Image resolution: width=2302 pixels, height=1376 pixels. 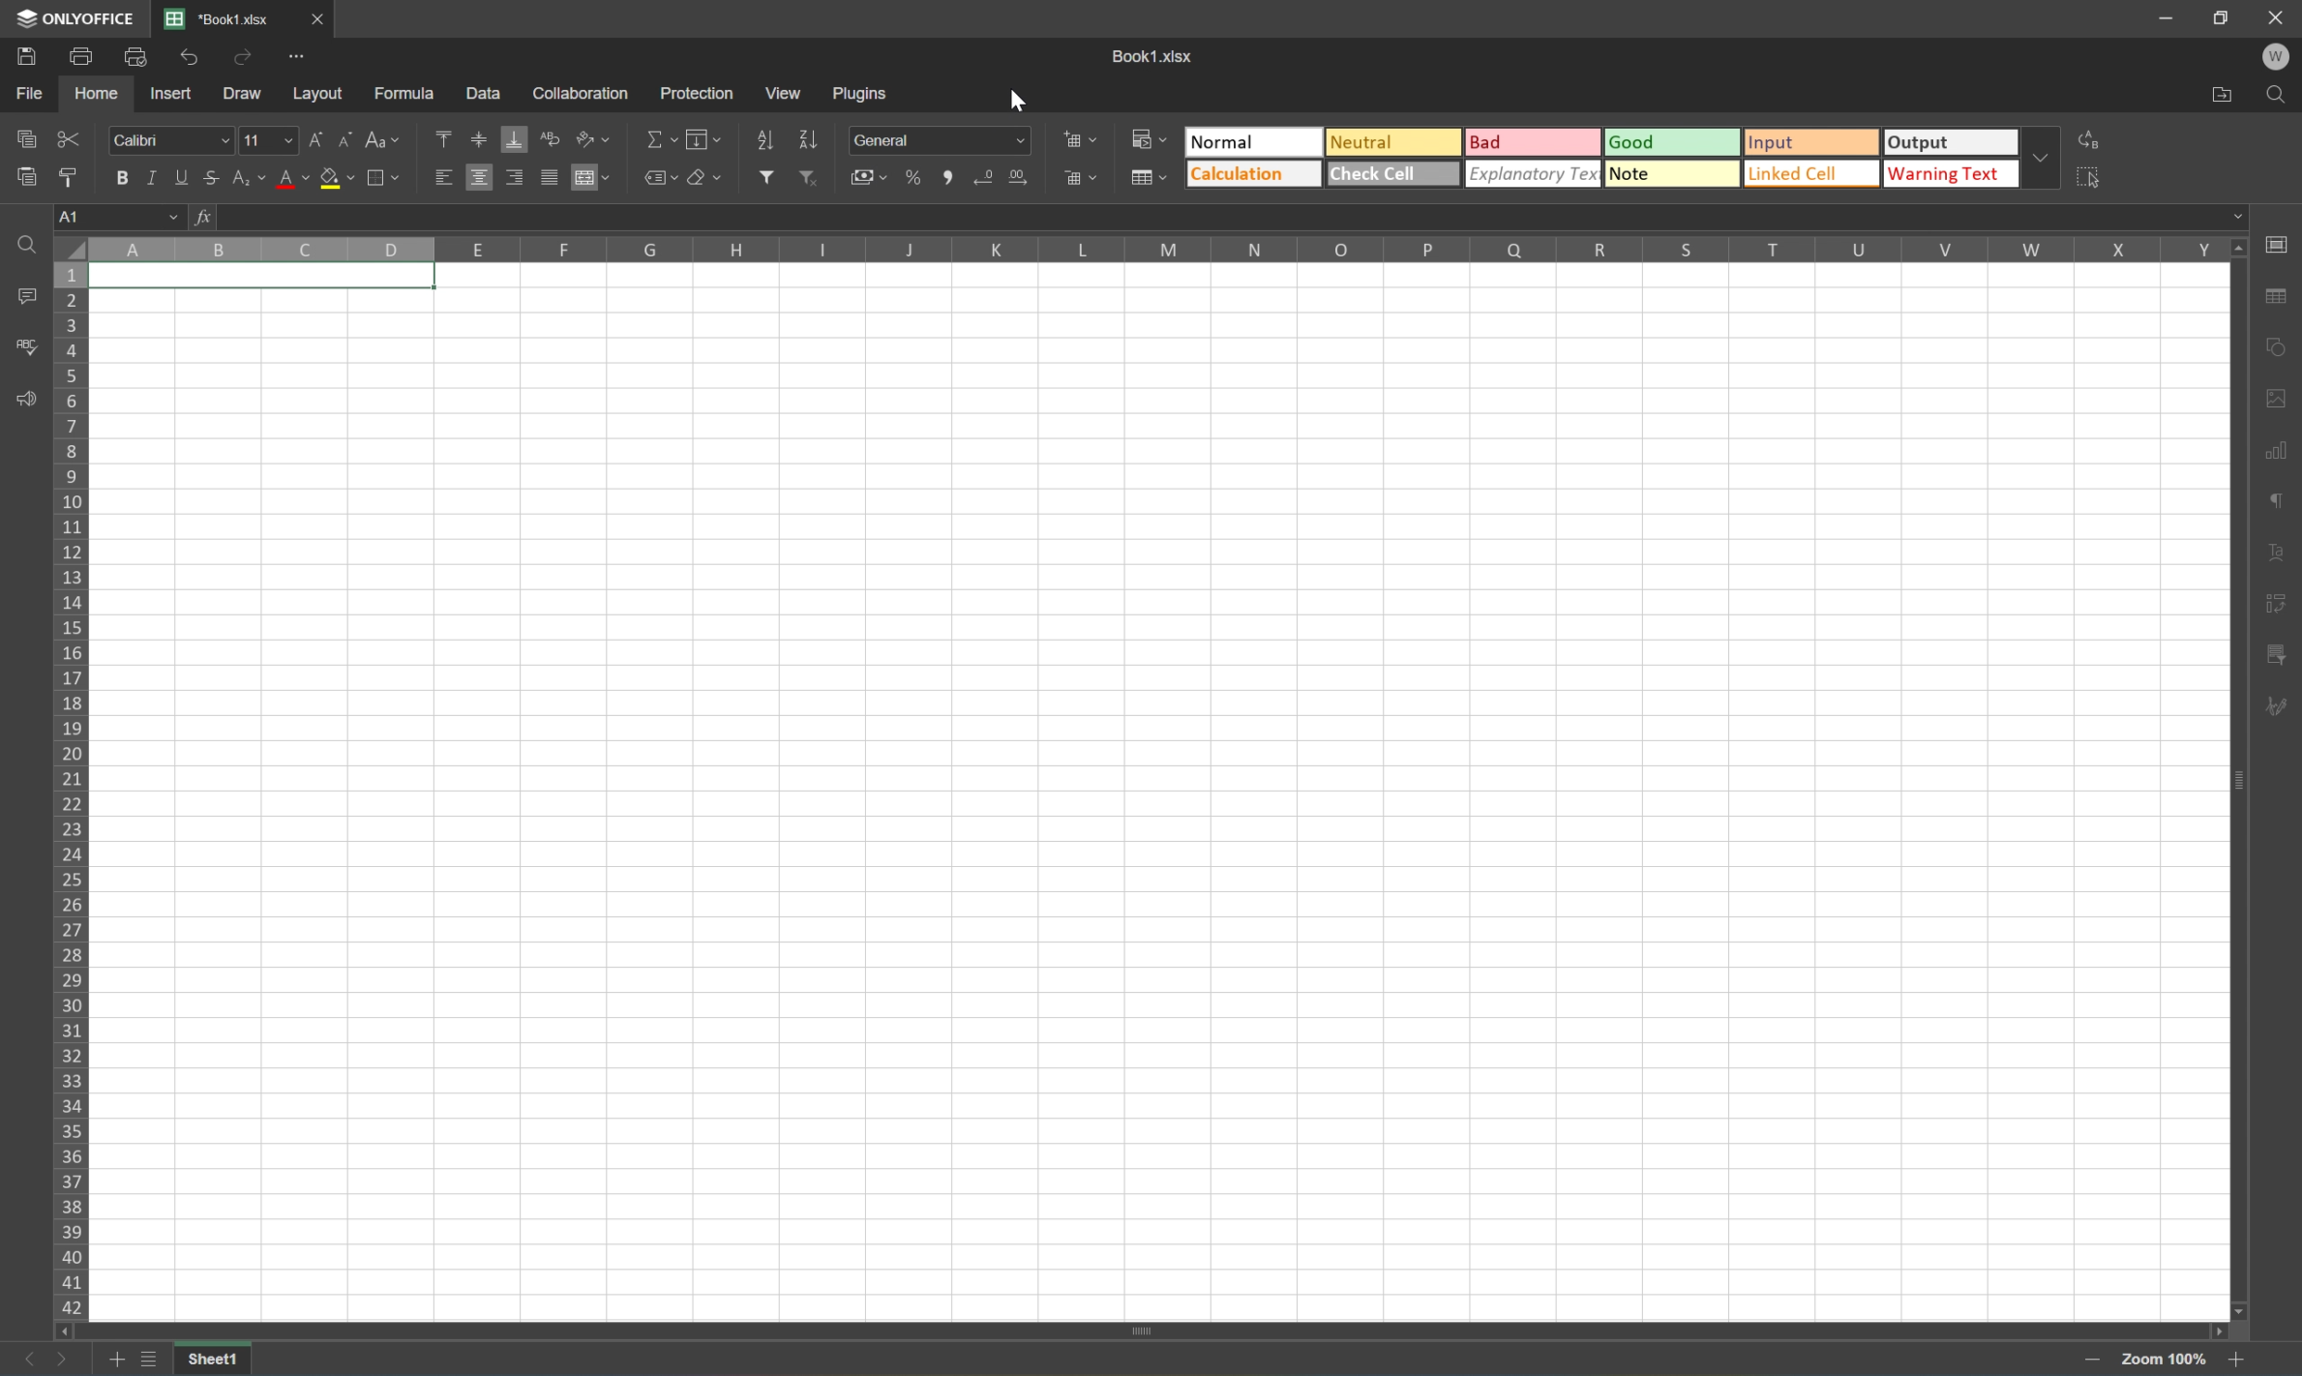 What do you see at coordinates (2281, 244) in the screenshot?
I see `Slide settings` at bounding box center [2281, 244].